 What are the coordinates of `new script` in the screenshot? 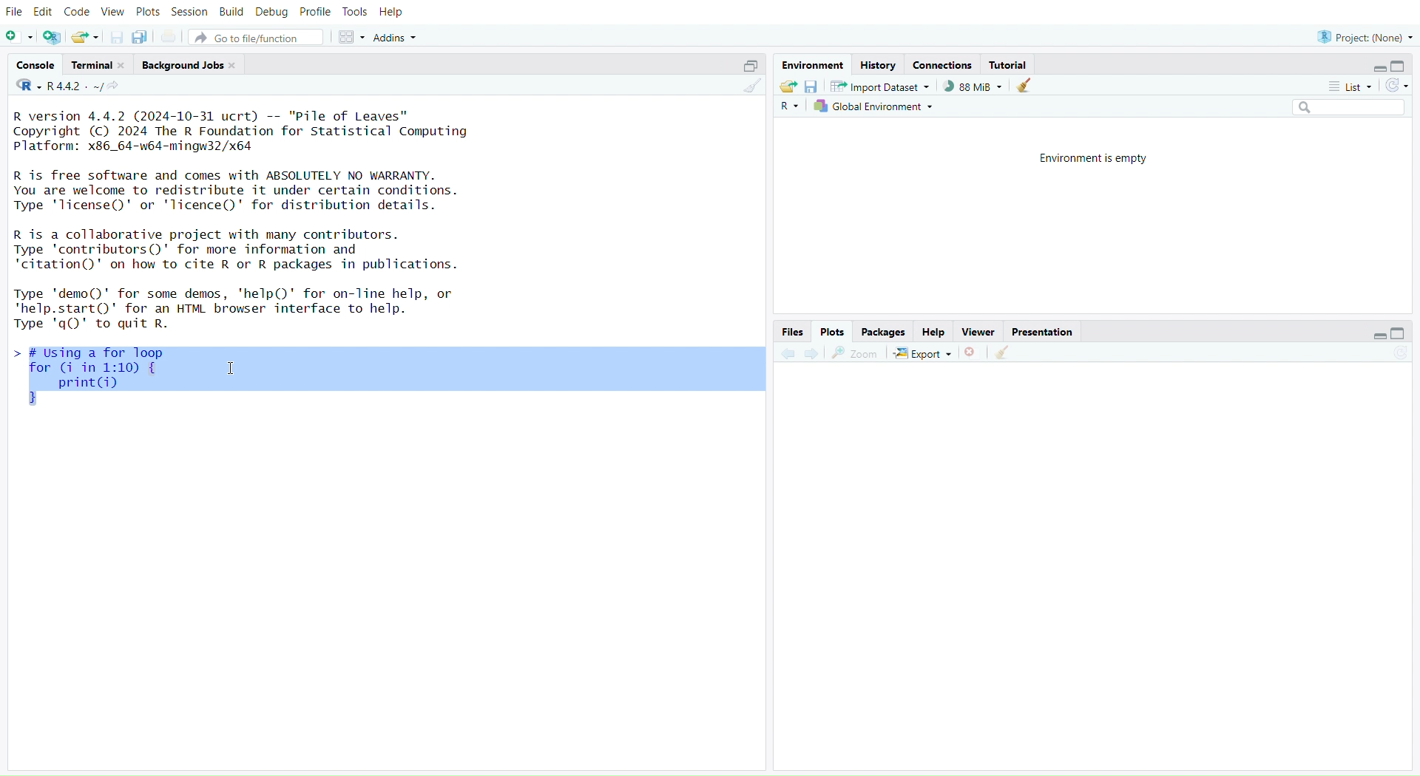 It's located at (18, 36).